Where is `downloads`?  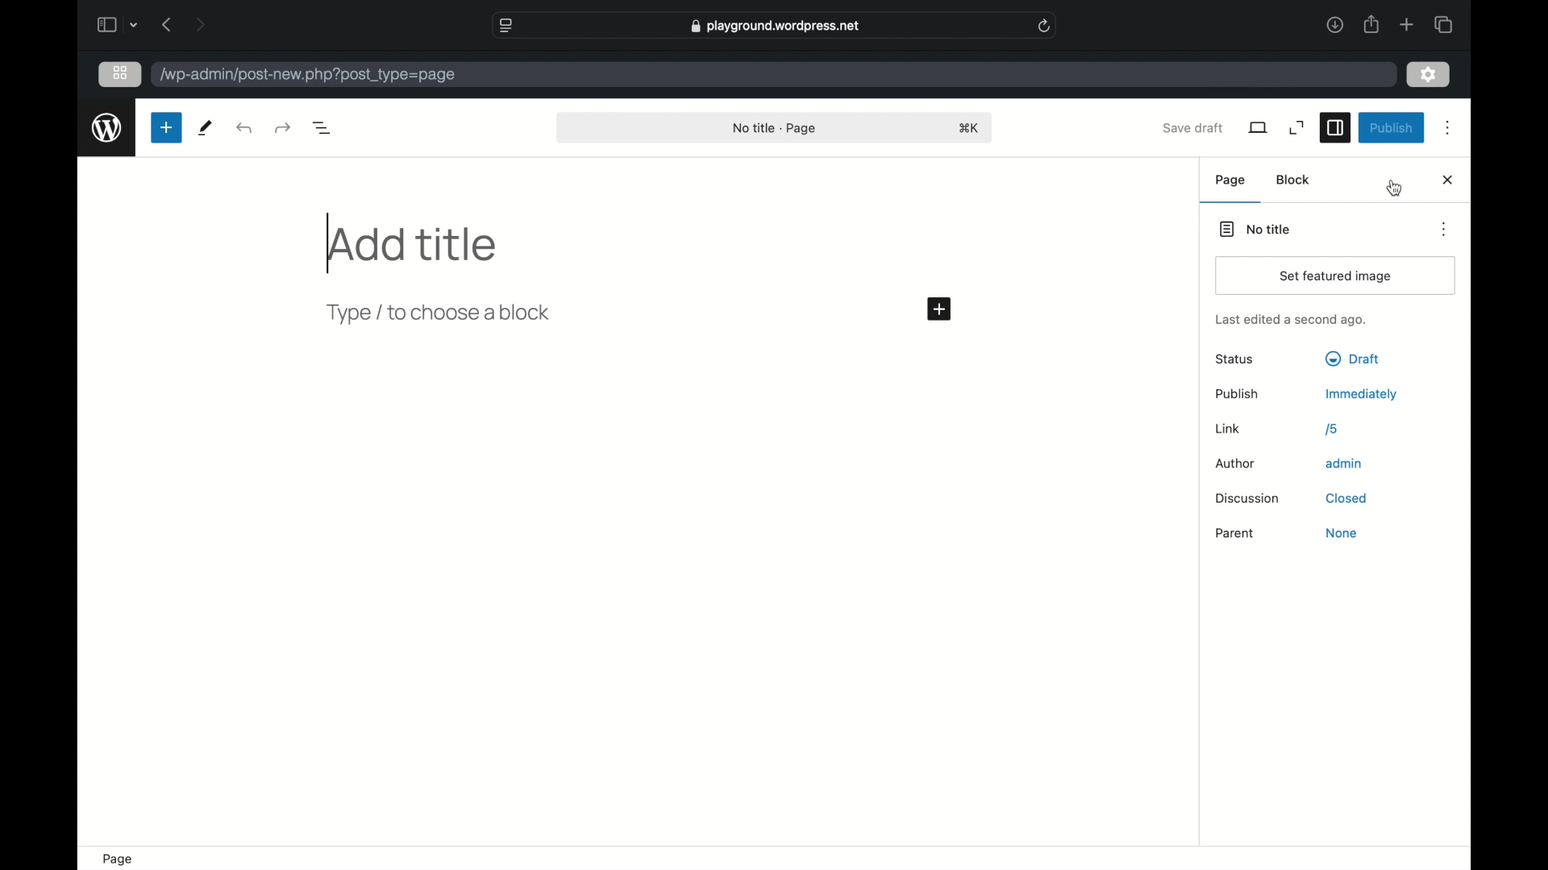 downloads is located at coordinates (1335, 26).